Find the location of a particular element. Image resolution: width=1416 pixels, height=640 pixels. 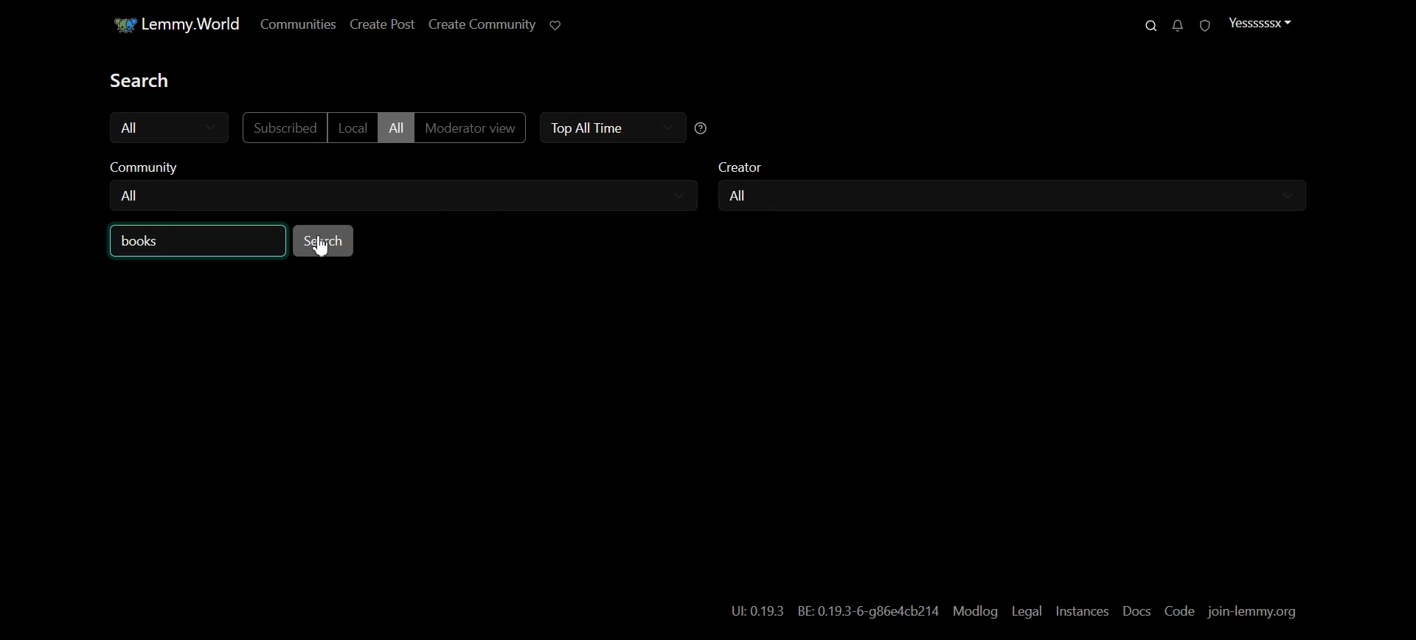

Subscribed is located at coordinates (282, 128).